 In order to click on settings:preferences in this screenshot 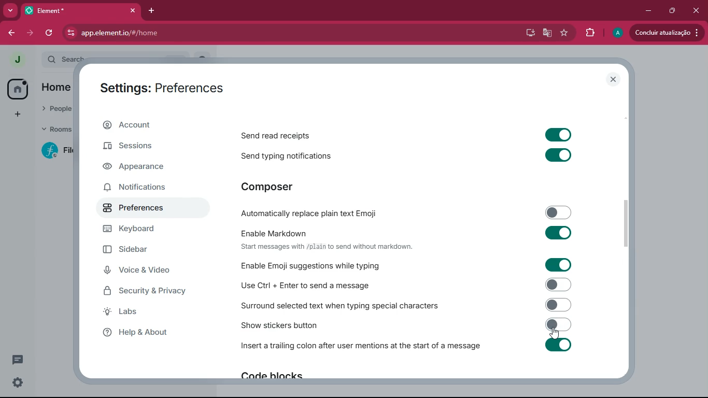, I will do `click(167, 86)`.